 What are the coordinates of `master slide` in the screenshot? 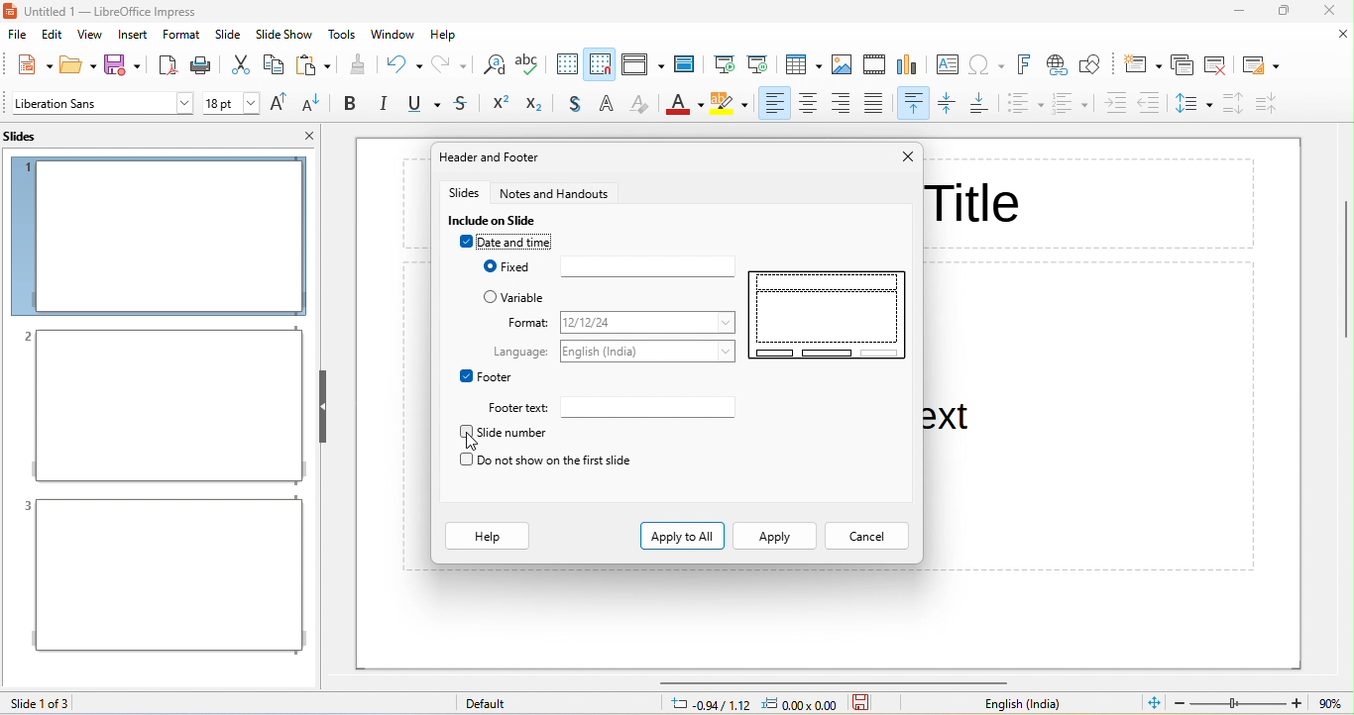 It's located at (689, 63).